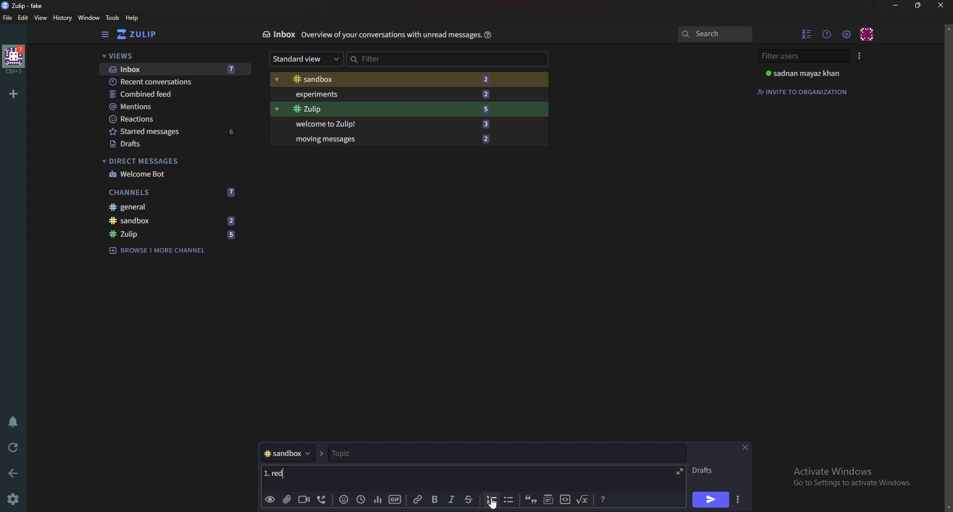 This screenshot has width=953, height=512. What do you see at coordinates (805, 73) in the screenshot?
I see `User` at bounding box center [805, 73].